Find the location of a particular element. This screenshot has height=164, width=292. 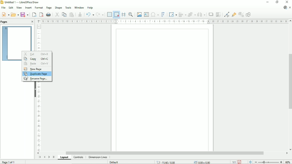

Open is located at coordinates (15, 14).